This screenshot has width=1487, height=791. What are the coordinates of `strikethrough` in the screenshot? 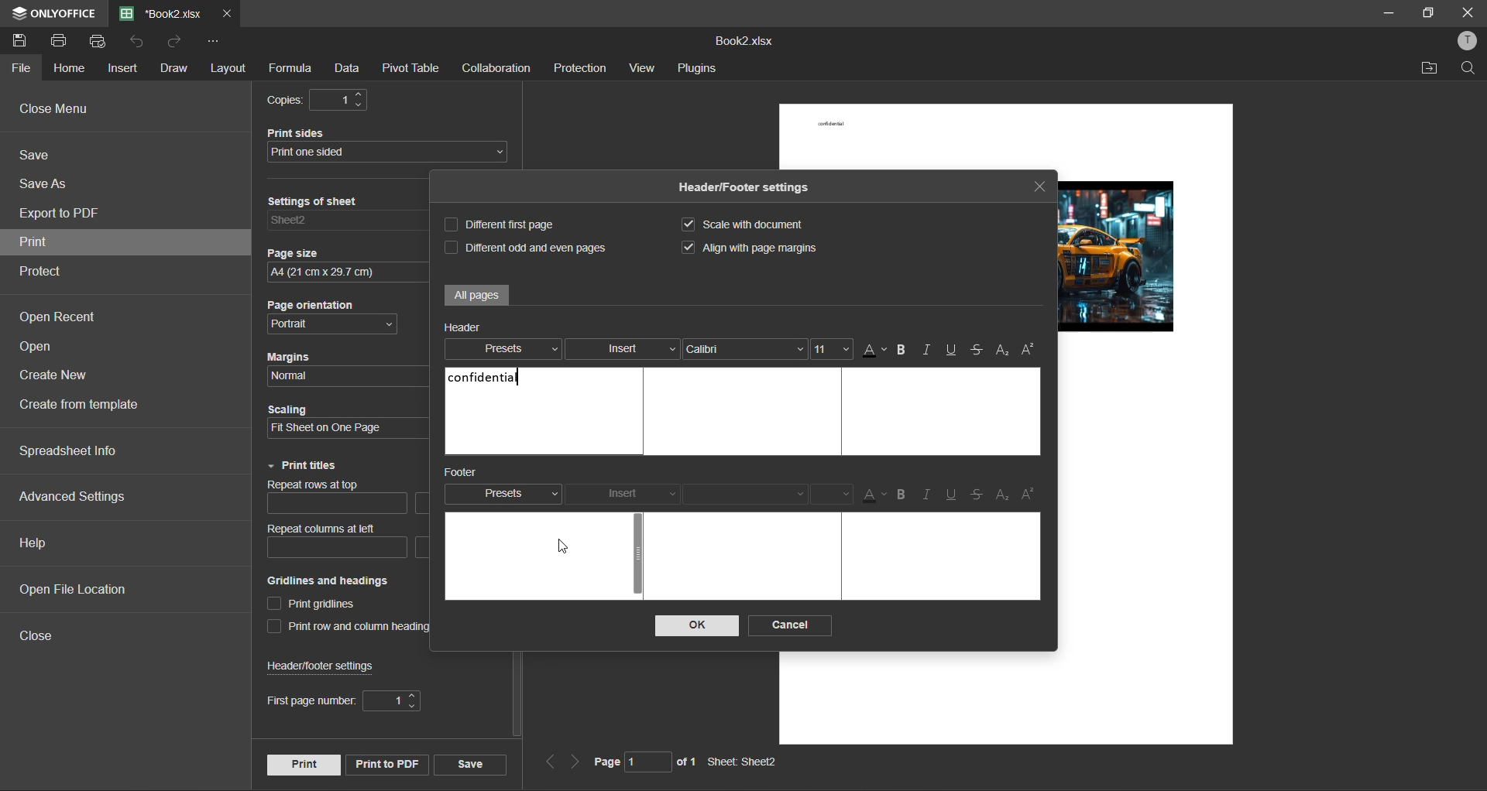 It's located at (980, 351).